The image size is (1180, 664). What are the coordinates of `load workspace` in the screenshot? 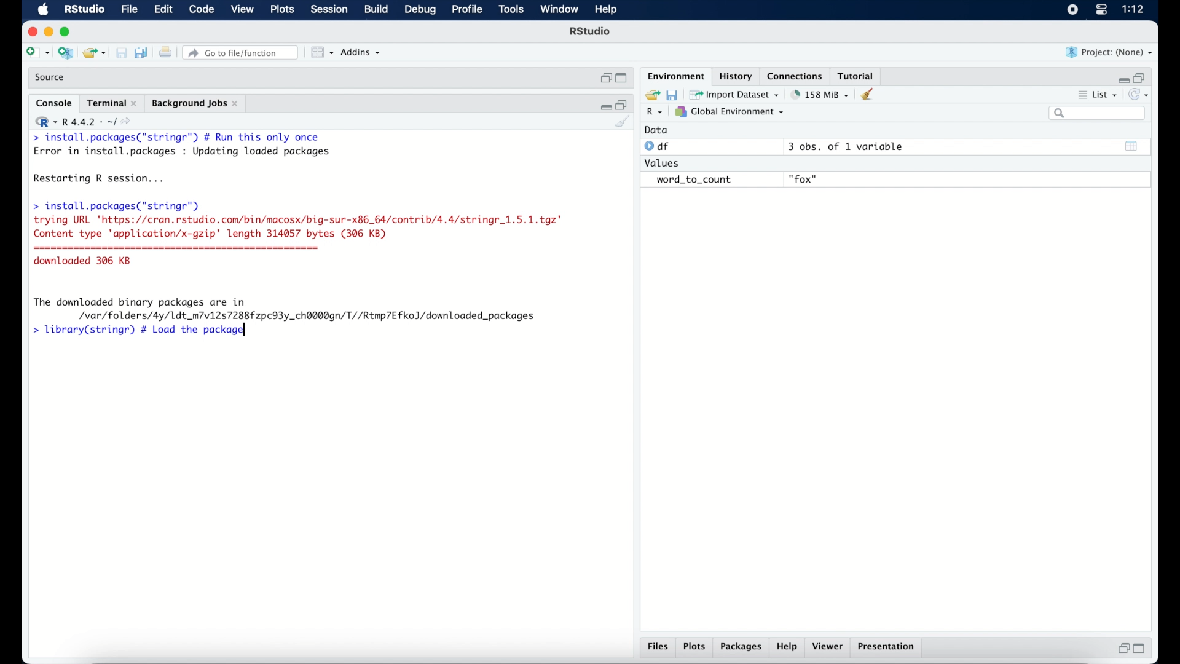 It's located at (650, 95).